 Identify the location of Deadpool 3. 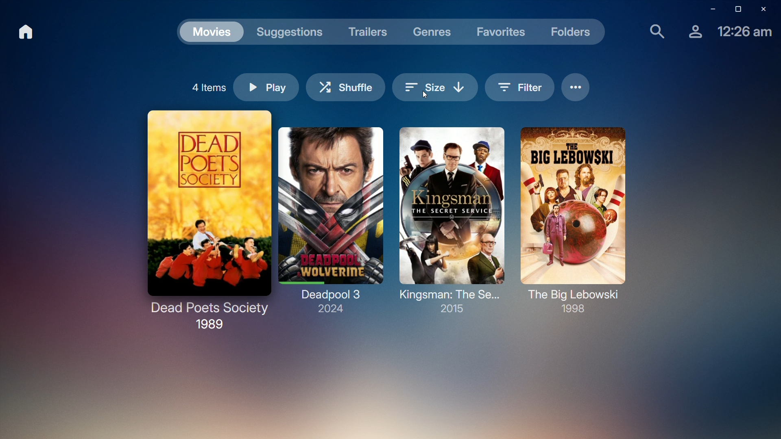
(331, 219).